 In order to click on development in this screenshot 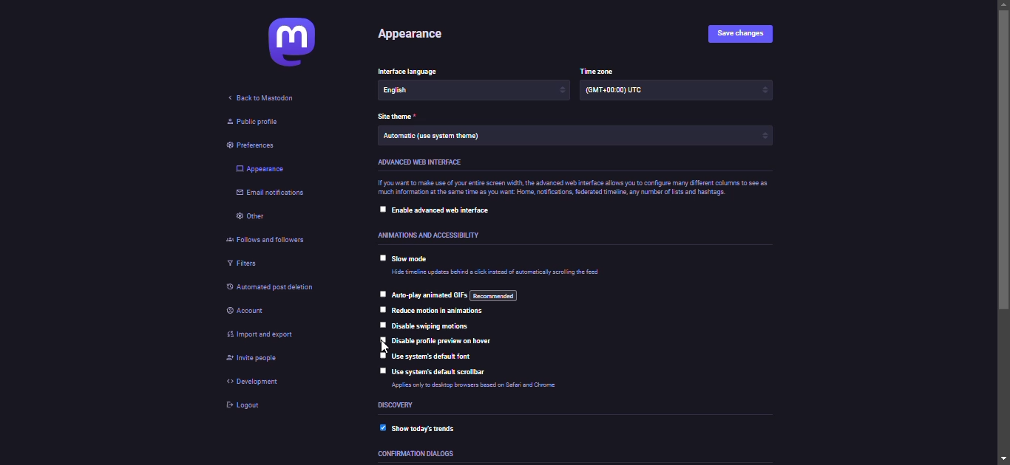, I will do `click(259, 382)`.